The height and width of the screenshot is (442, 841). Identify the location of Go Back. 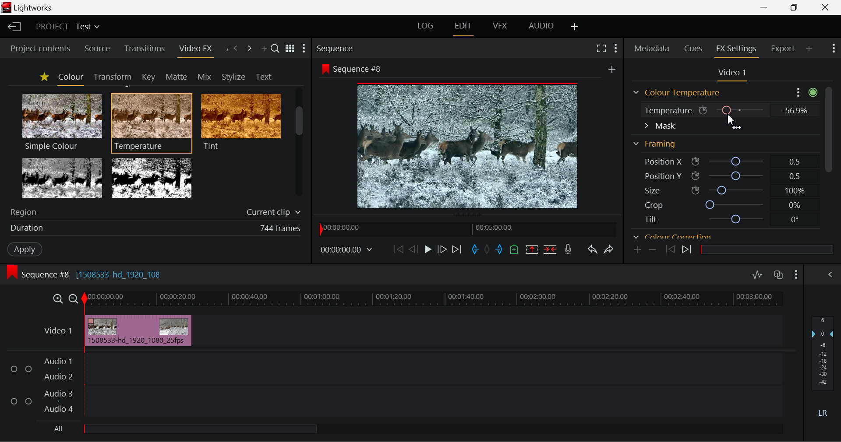
(413, 249).